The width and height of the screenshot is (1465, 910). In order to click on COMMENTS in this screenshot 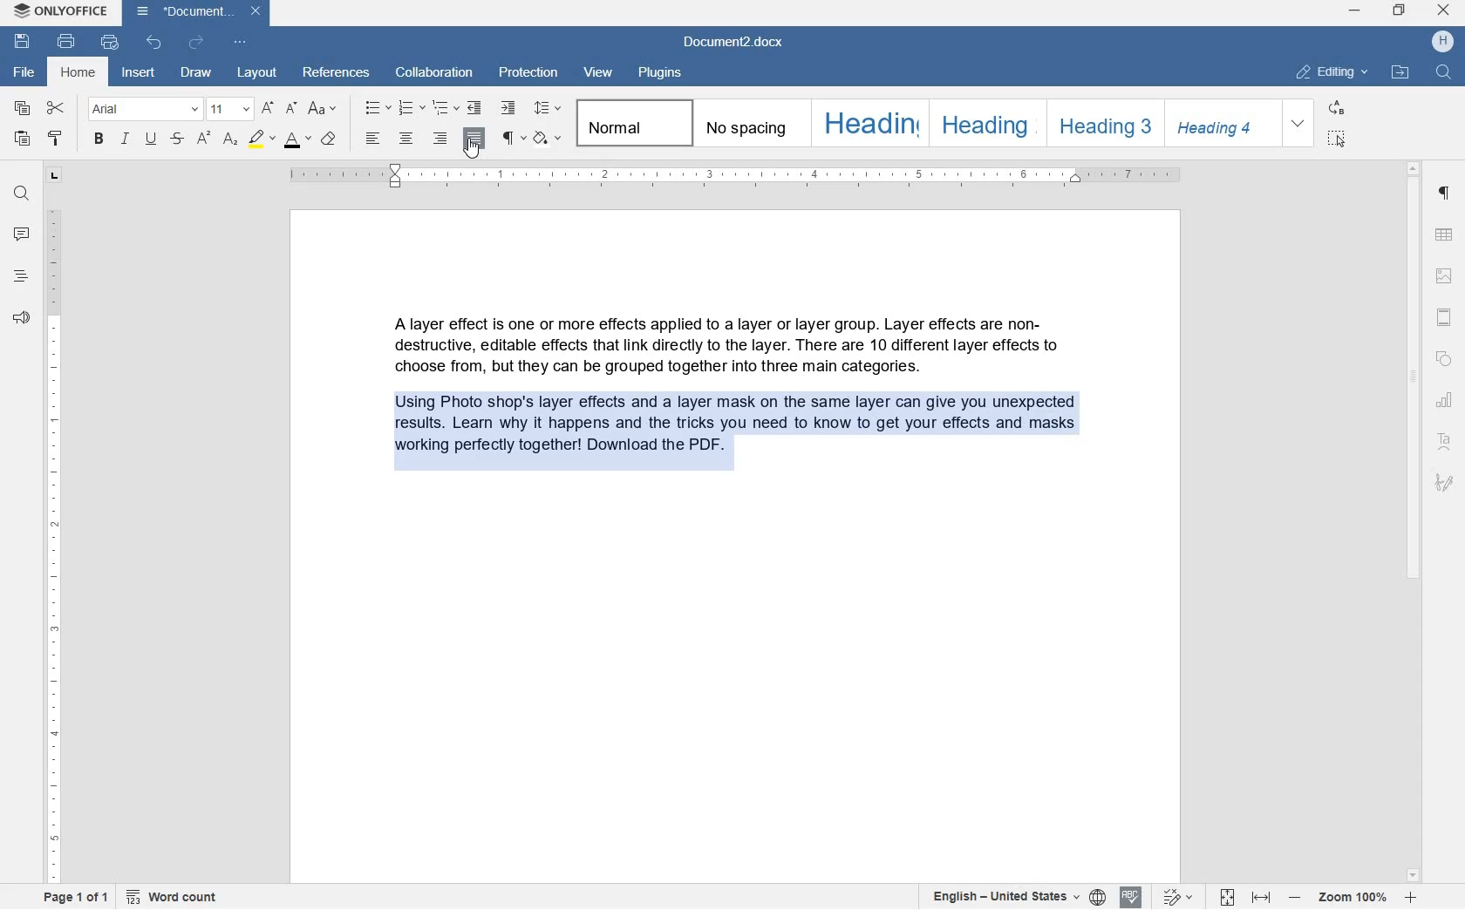, I will do `click(20, 234)`.